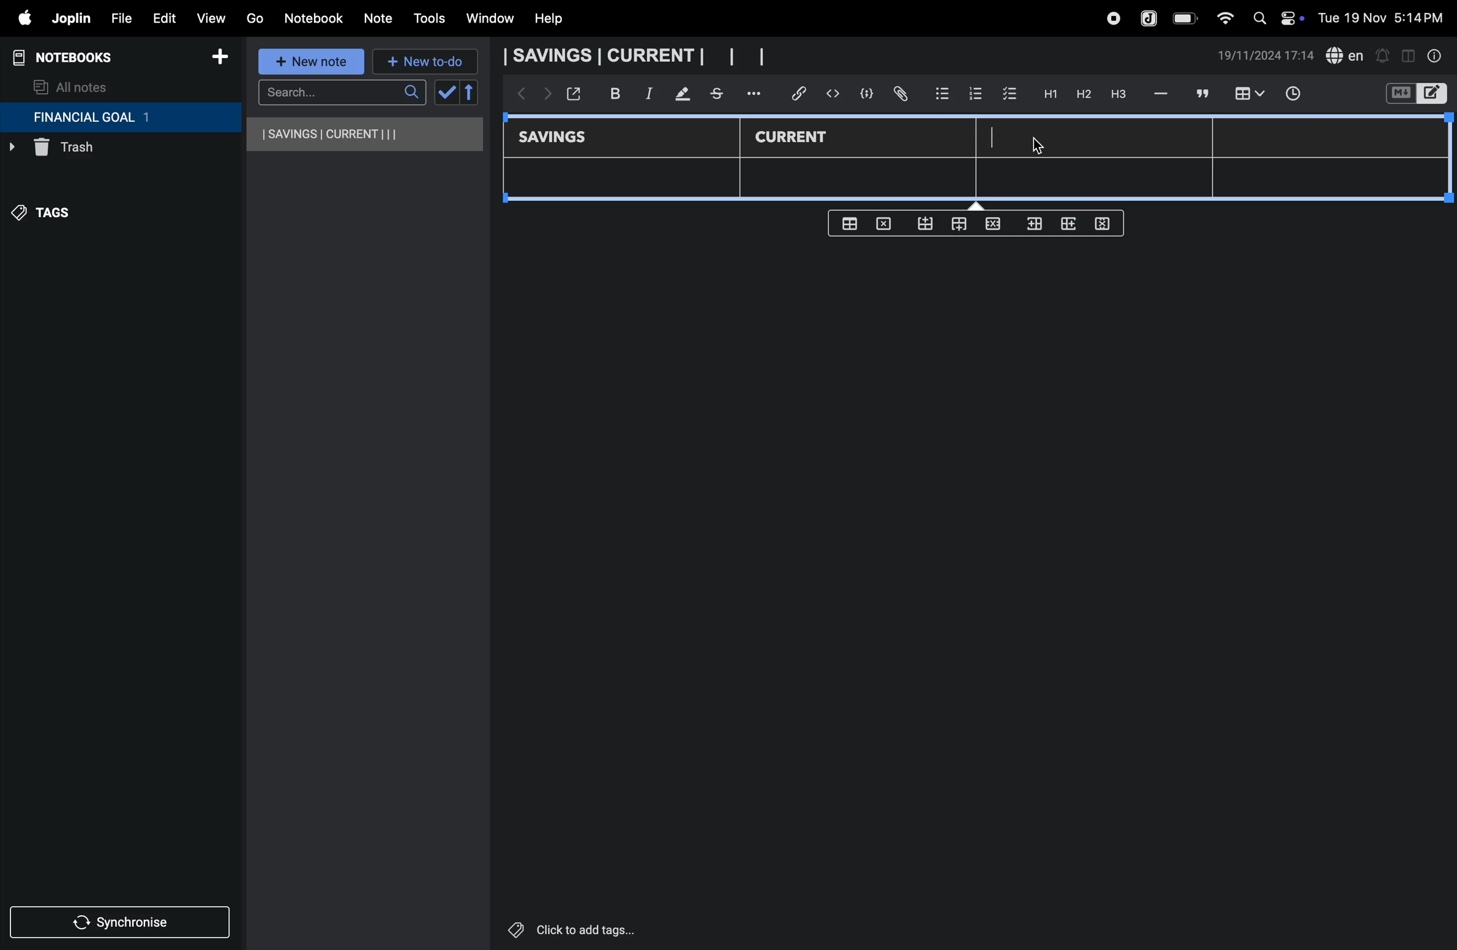 The width and height of the screenshot is (1457, 950). Describe the element at coordinates (677, 95) in the screenshot. I see `mark` at that location.